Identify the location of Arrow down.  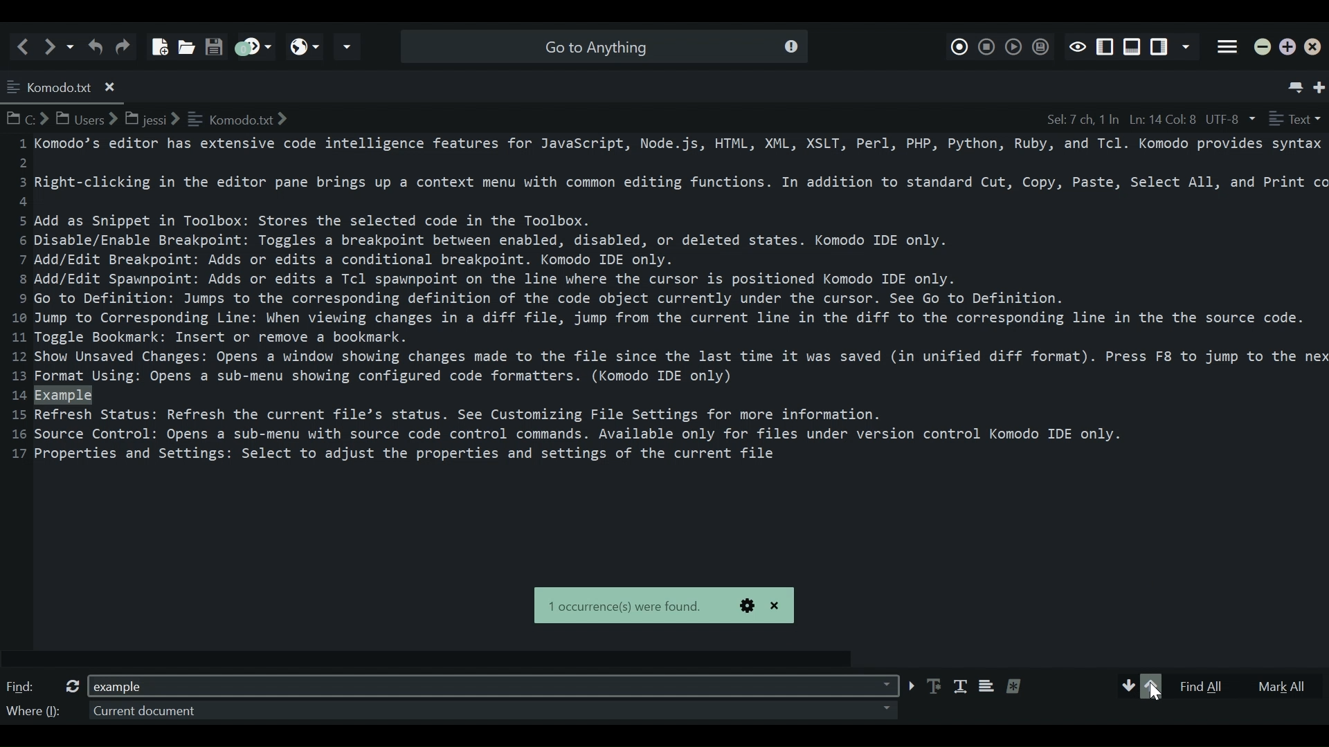
(1128, 686).